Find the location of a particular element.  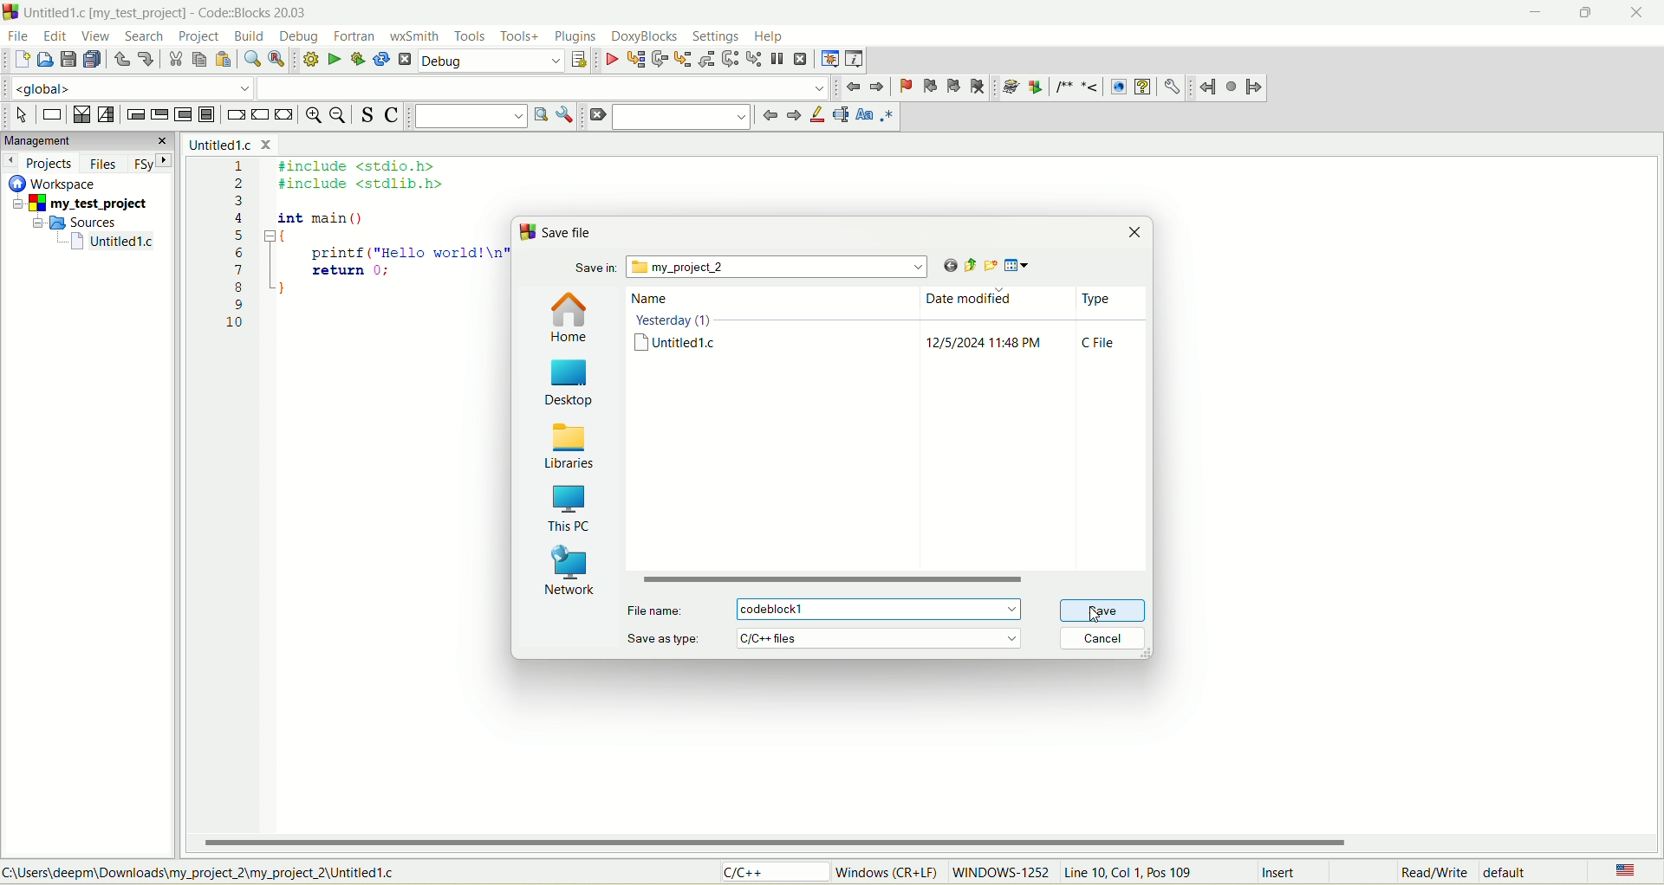

help is located at coordinates (769, 37).